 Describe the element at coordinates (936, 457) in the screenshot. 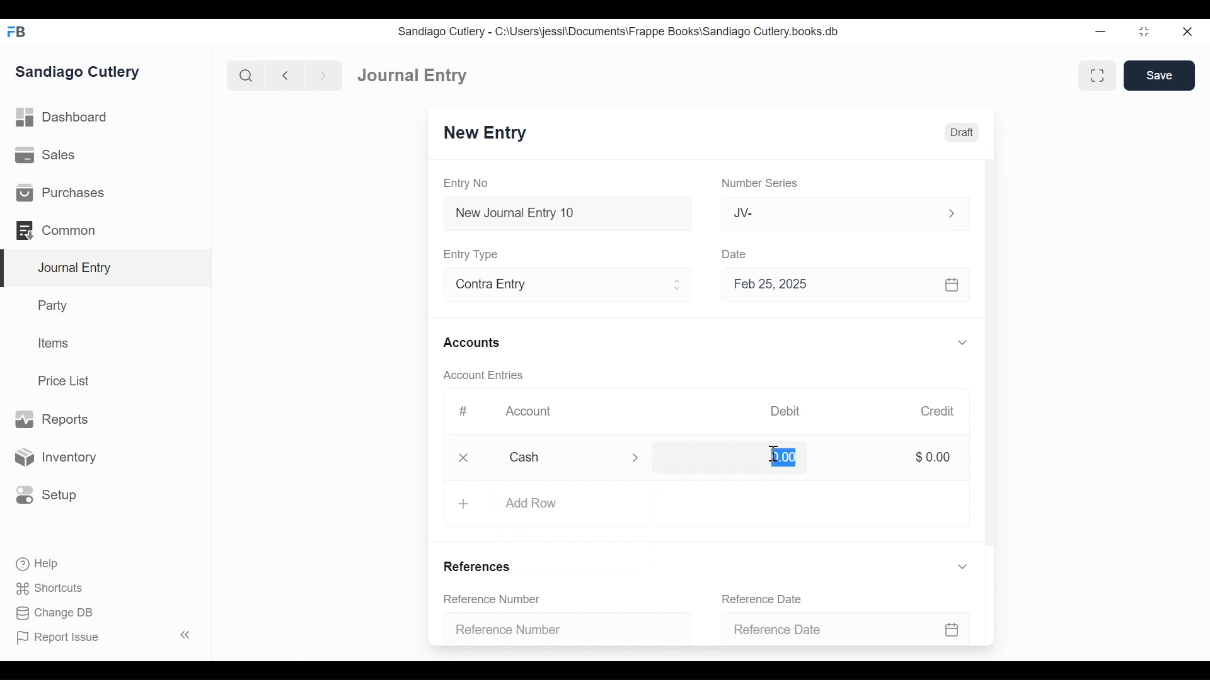

I see `$0.00` at that location.